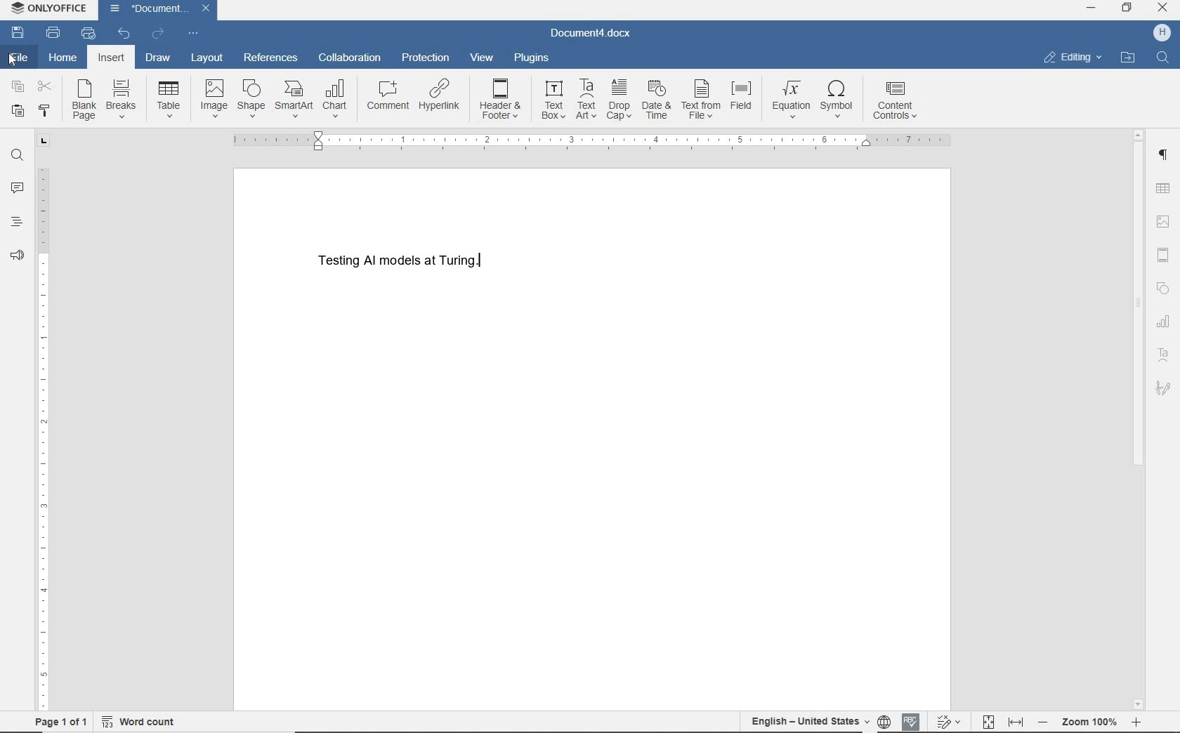 The height and width of the screenshot is (733, 1180). I want to click on ONLYOFFICE (application  name), so click(48, 9).